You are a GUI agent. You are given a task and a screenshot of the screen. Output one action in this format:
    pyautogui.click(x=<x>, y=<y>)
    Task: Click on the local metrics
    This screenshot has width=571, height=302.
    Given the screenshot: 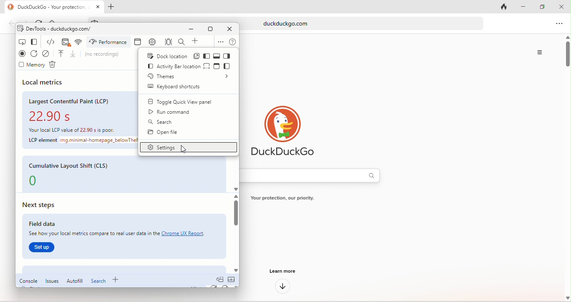 What is the action you would take?
    pyautogui.click(x=46, y=83)
    